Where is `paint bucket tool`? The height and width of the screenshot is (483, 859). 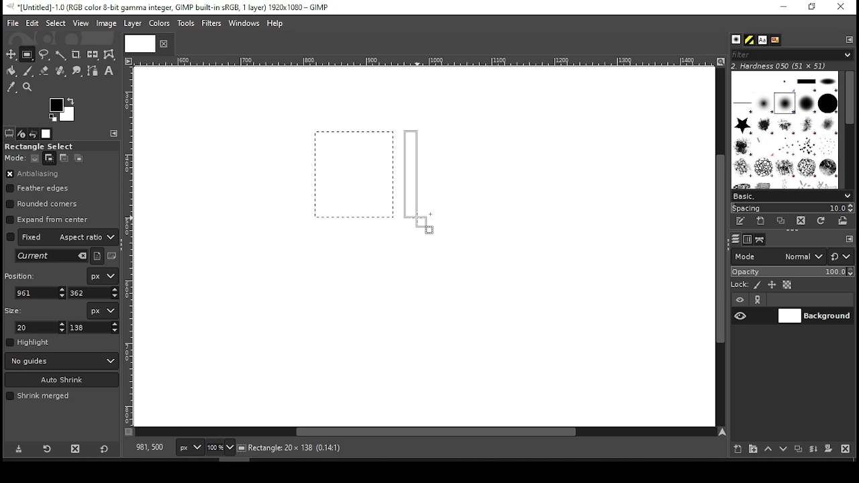
paint bucket tool is located at coordinates (12, 70).